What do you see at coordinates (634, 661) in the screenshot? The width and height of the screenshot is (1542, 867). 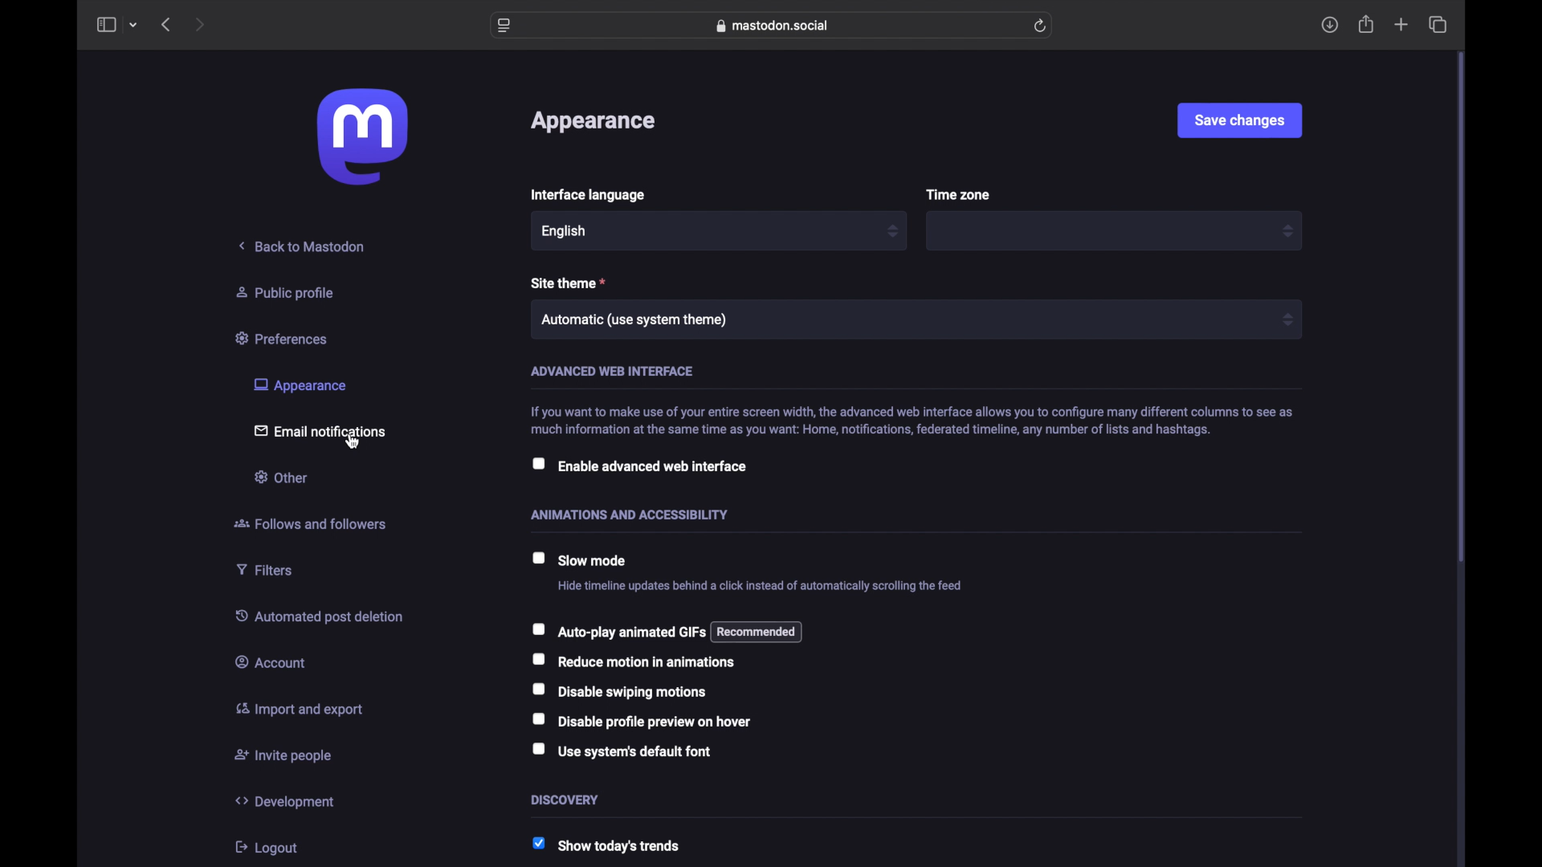 I see `reduce motioning animations` at bounding box center [634, 661].